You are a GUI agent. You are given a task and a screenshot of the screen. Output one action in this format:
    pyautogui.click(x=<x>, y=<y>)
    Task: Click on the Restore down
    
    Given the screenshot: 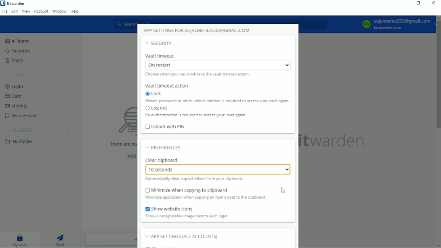 What is the action you would take?
    pyautogui.click(x=418, y=3)
    